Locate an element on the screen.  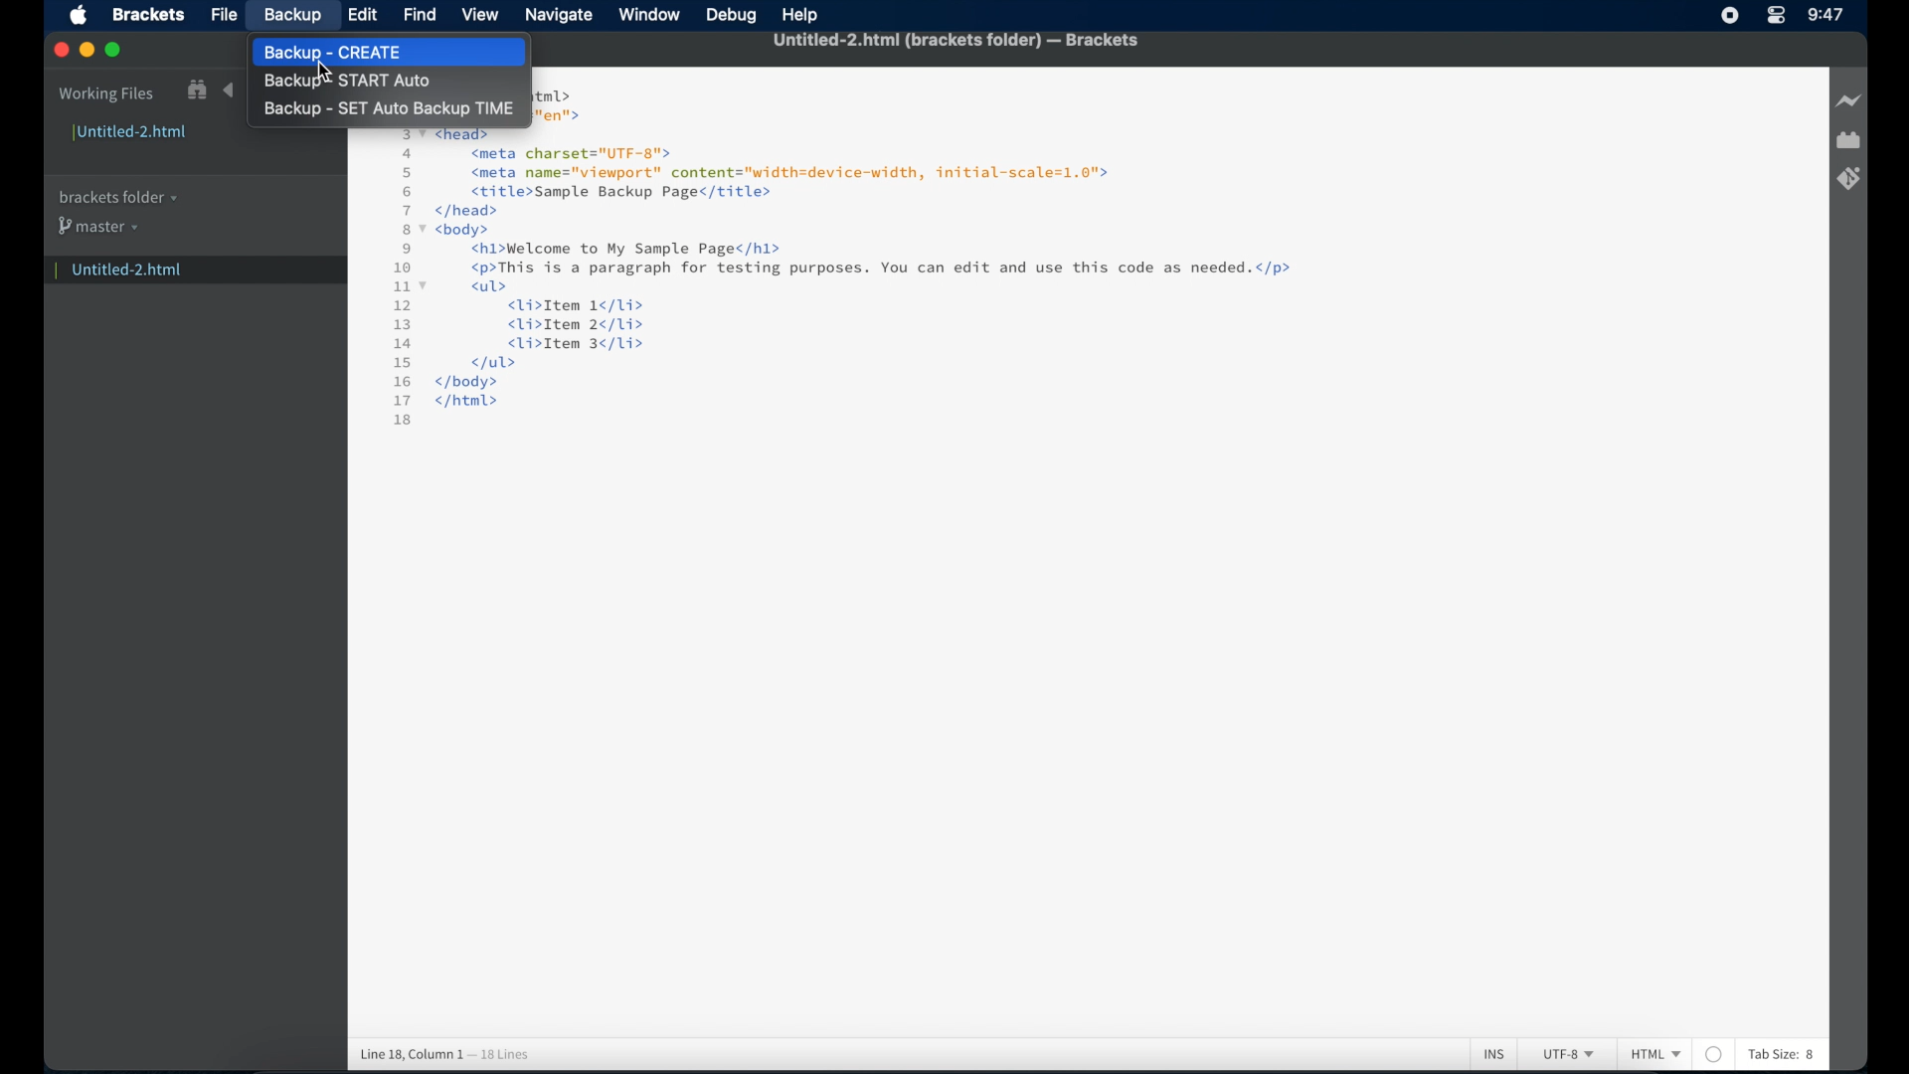
close is located at coordinates (61, 51).